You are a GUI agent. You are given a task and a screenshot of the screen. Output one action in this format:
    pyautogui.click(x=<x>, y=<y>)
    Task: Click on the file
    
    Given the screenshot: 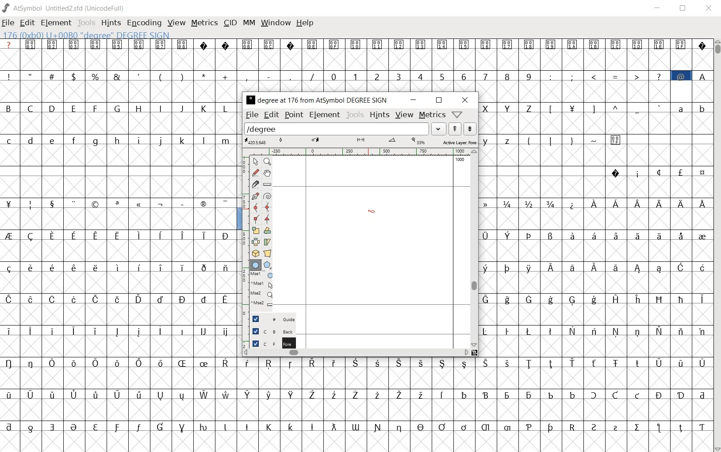 What is the action you would take?
    pyautogui.click(x=8, y=23)
    